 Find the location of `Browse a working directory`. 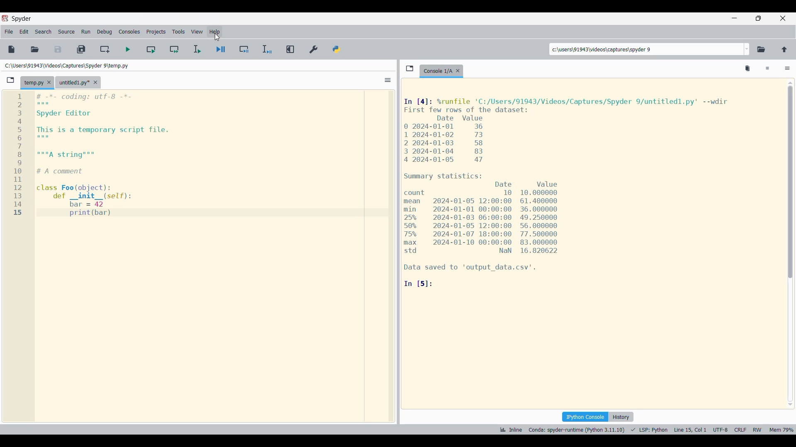

Browse a working directory is located at coordinates (761, 50).